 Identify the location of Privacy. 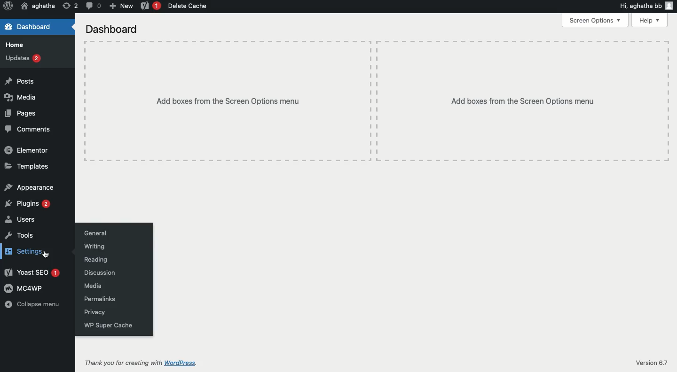
(93, 312).